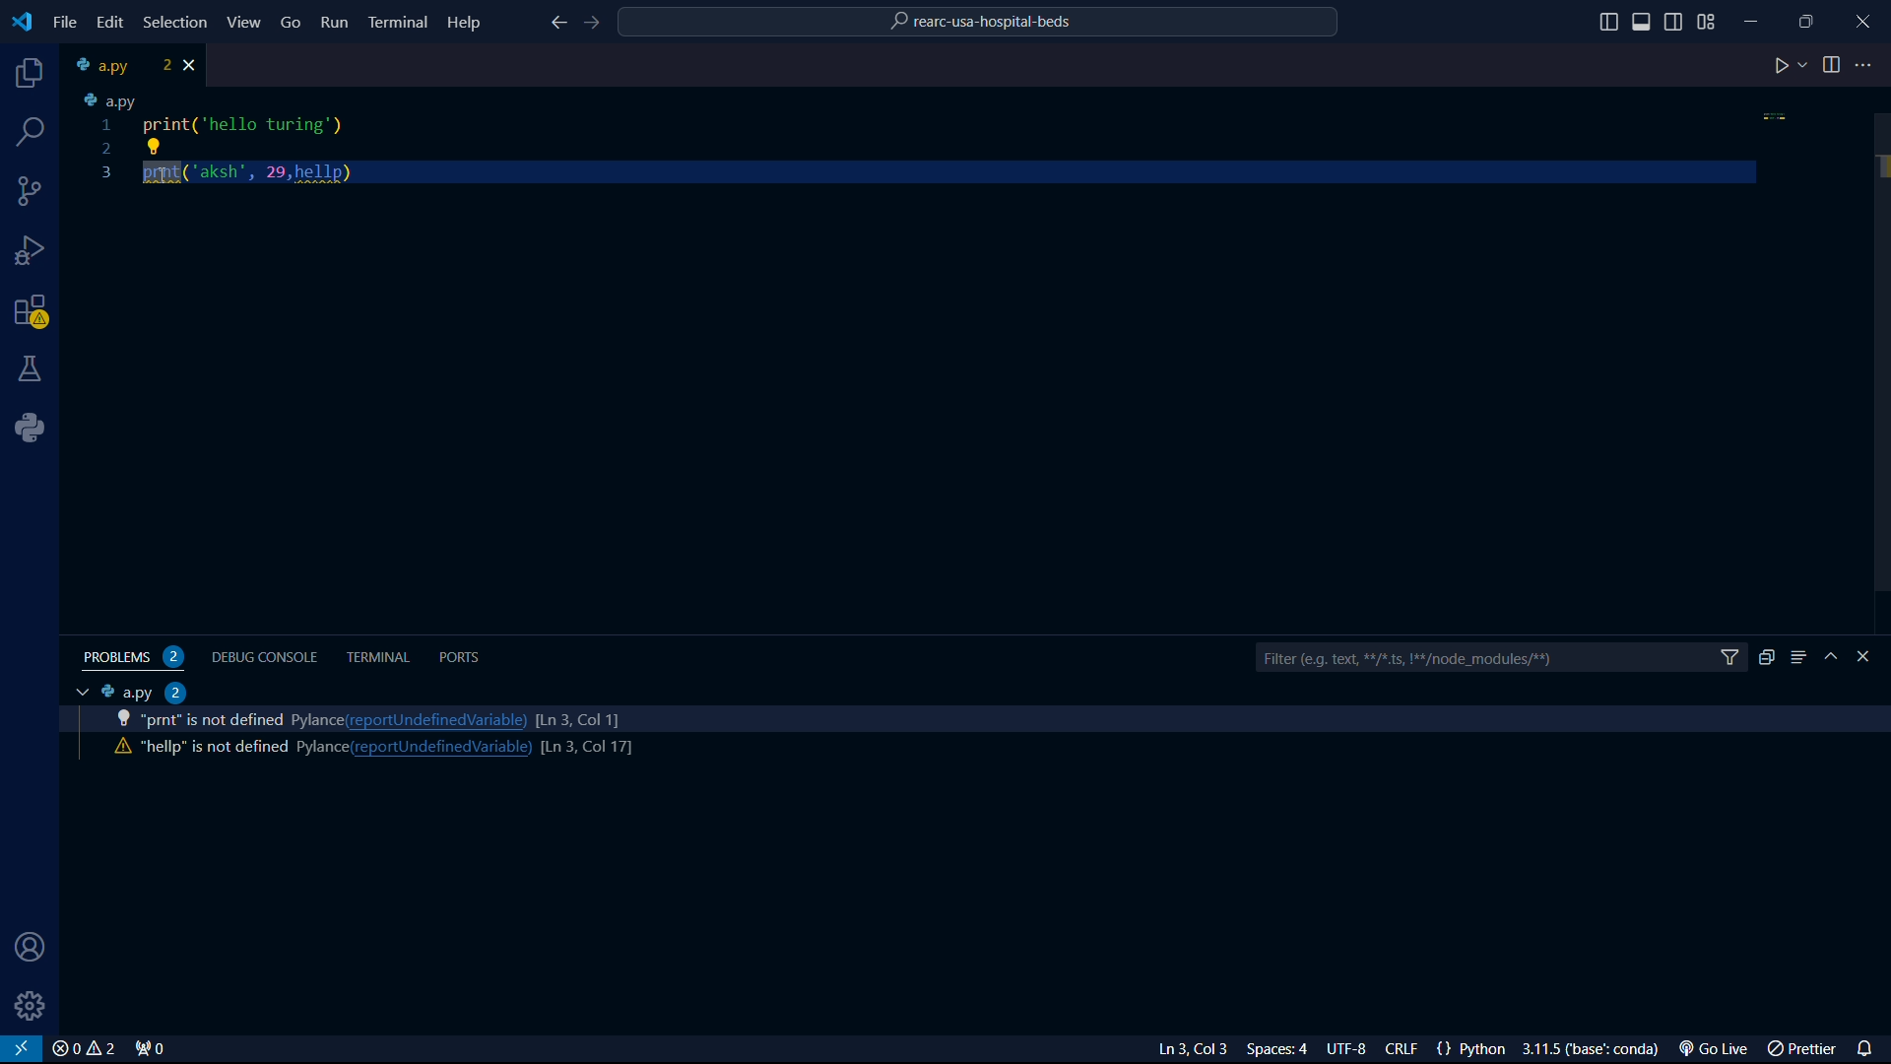 The height and width of the screenshot is (1064, 1891). I want to click on reportundefinedvariable, so click(436, 719).